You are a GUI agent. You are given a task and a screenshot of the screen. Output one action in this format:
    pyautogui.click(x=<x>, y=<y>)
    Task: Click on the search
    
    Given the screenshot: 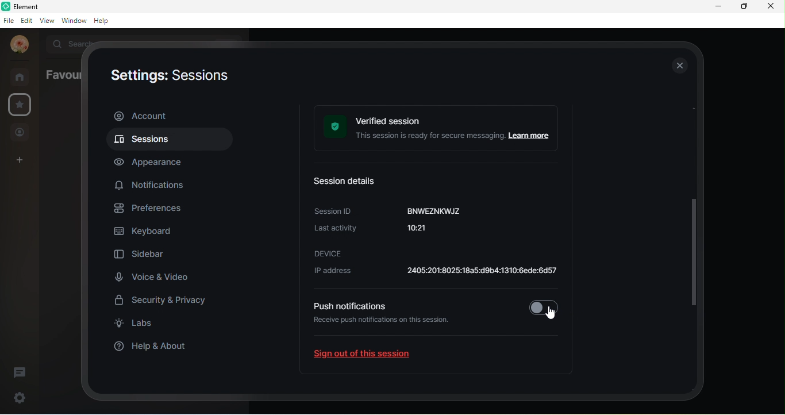 What is the action you would take?
    pyautogui.click(x=68, y=43)
    